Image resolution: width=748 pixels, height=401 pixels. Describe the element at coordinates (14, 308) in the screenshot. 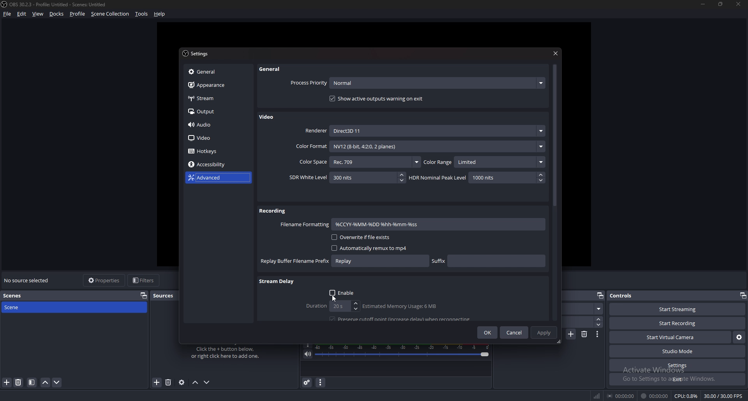

I see `scene` at that location.